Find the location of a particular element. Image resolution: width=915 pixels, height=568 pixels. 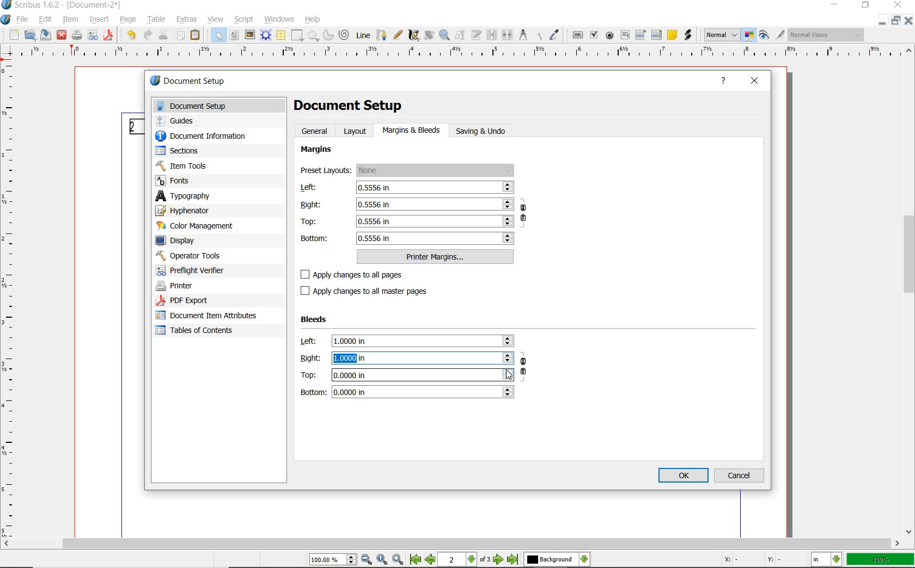

render frame is located at coordinates (266, 34).